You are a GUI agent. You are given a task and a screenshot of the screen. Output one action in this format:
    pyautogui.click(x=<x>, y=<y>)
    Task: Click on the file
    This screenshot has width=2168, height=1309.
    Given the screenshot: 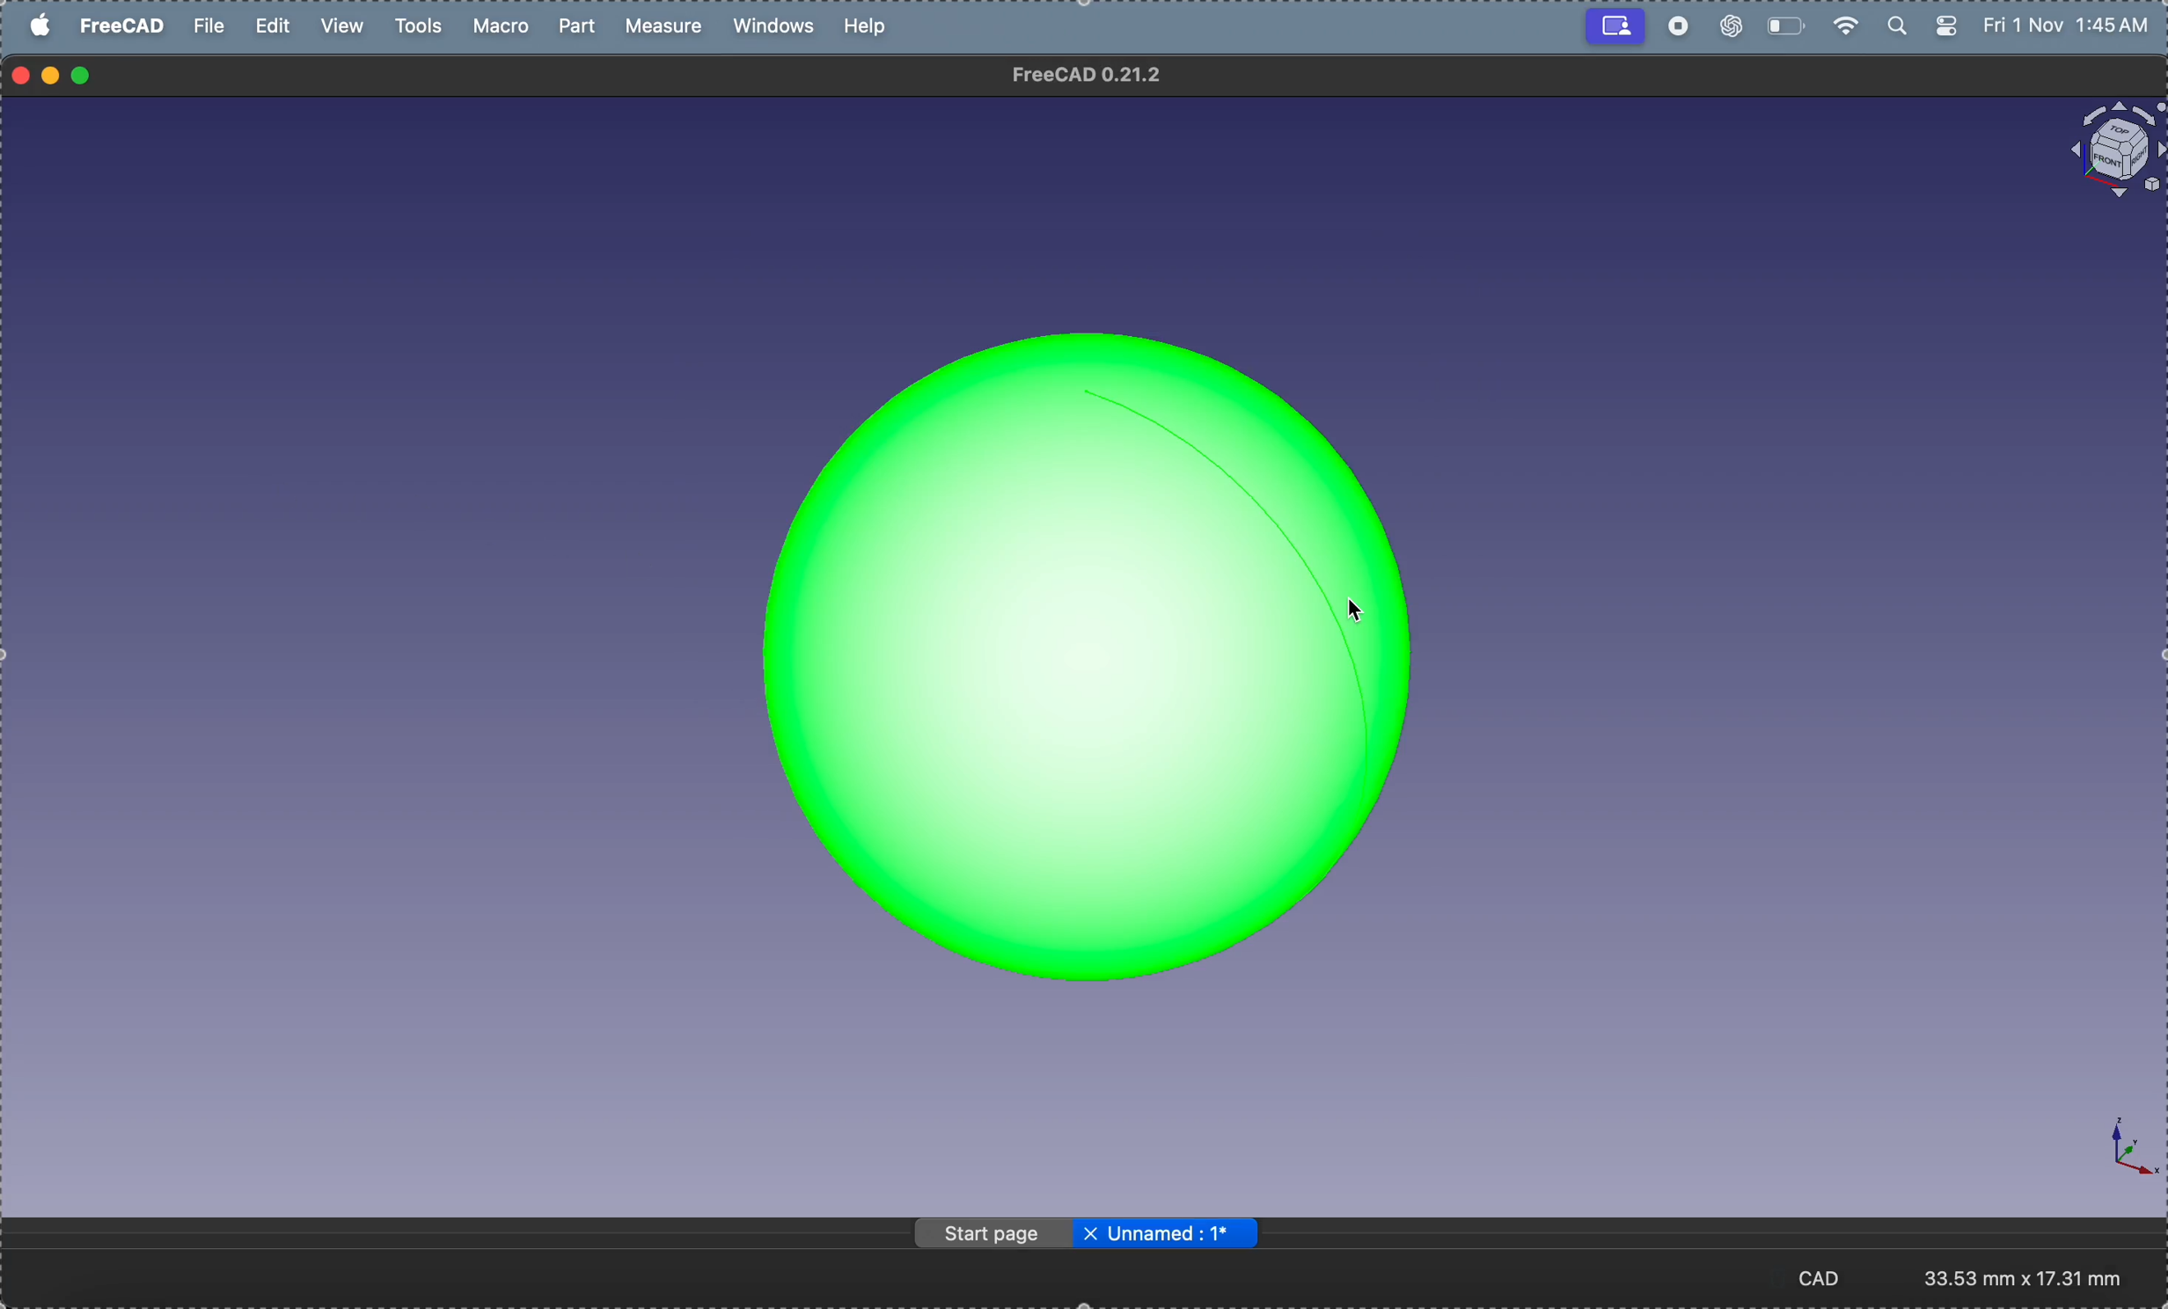 What is the action you would take?
    pyautogui.click(x=212, y=31)
    